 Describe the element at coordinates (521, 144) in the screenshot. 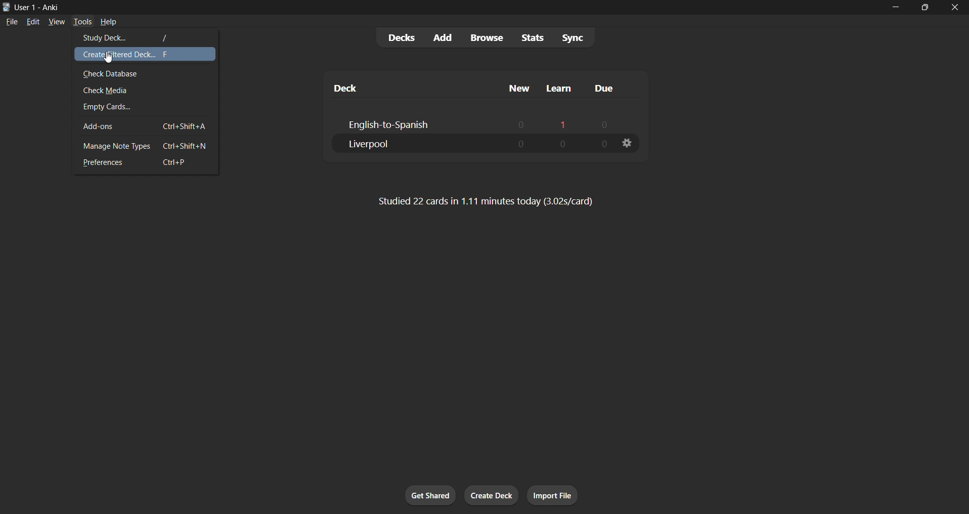

I see `0` at that location.